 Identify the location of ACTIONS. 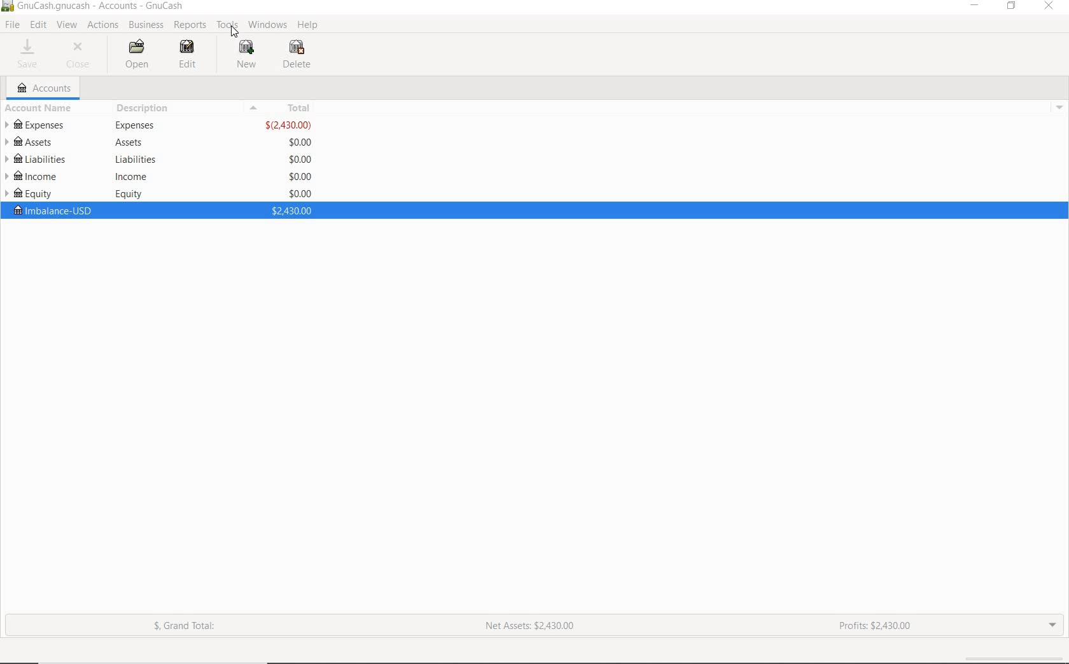
(104, 26).